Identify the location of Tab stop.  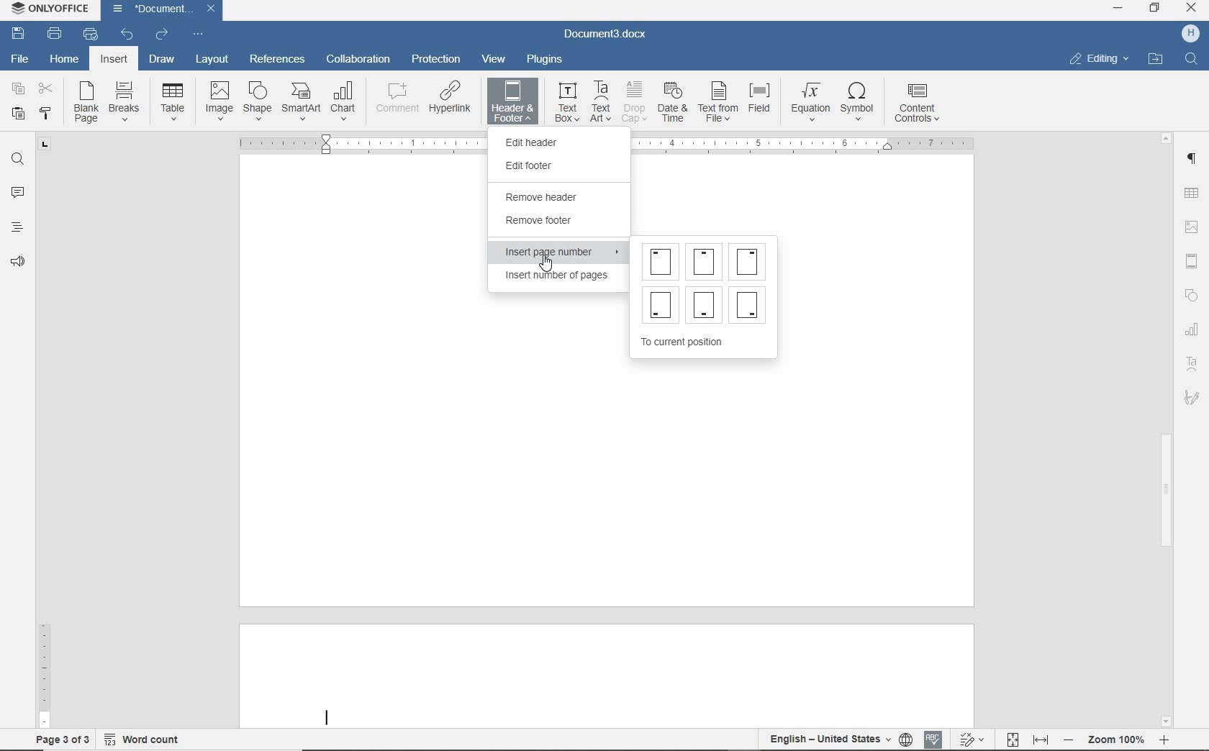
(46, 149).